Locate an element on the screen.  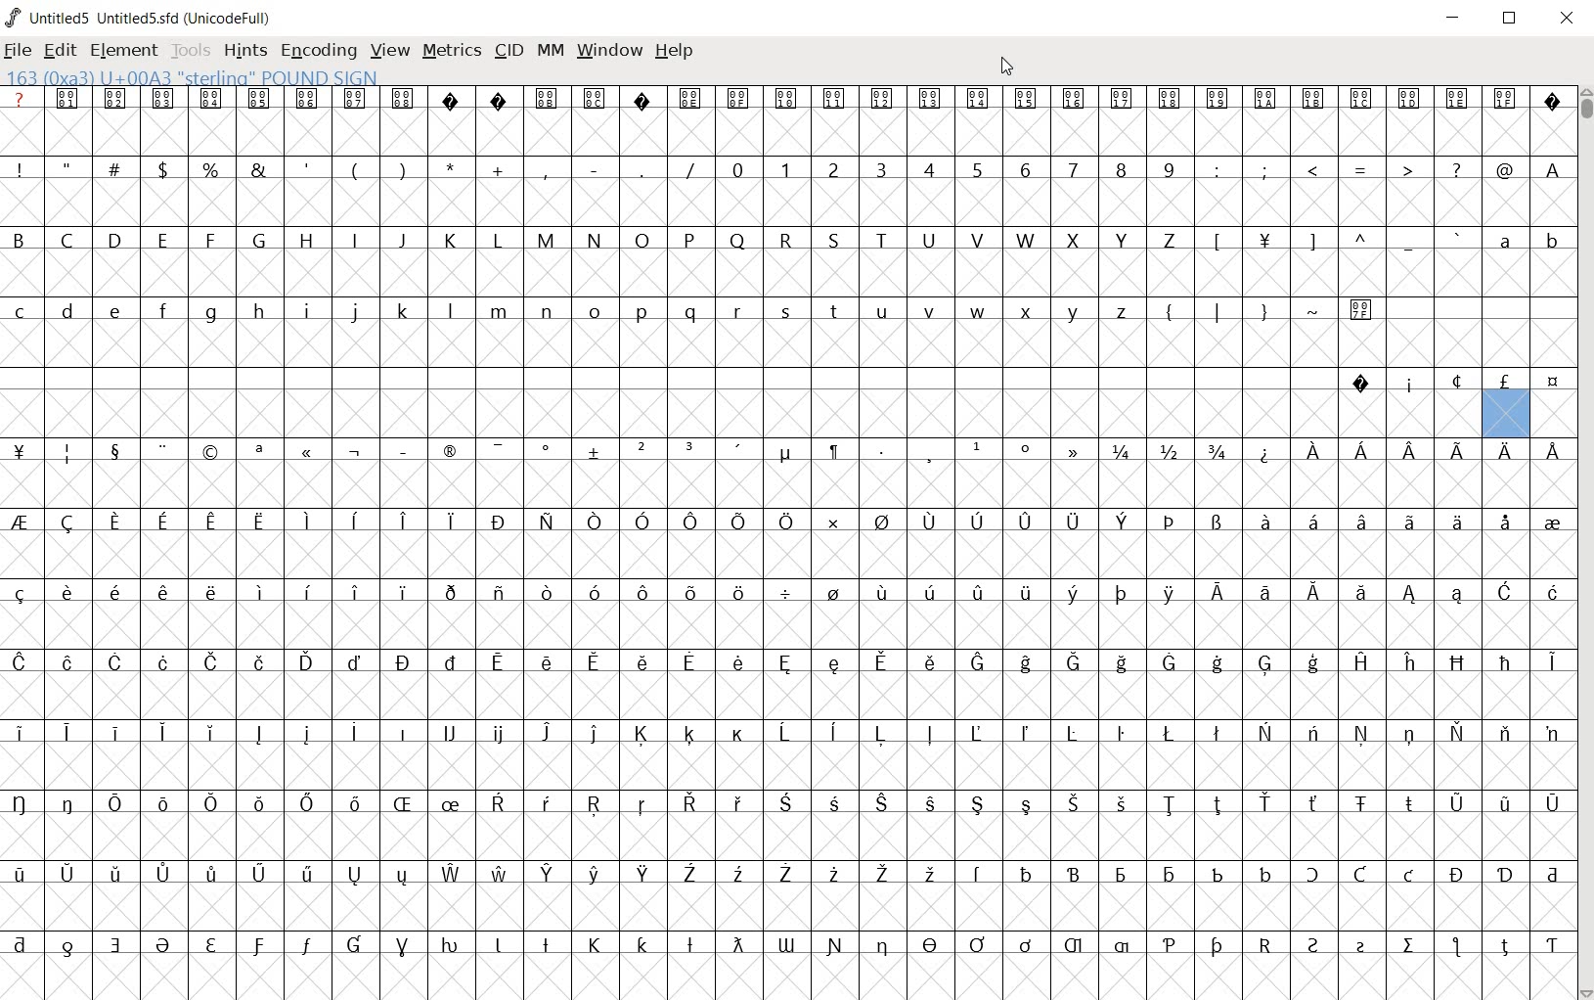
Symbol is located at coordinates (1169, 594).